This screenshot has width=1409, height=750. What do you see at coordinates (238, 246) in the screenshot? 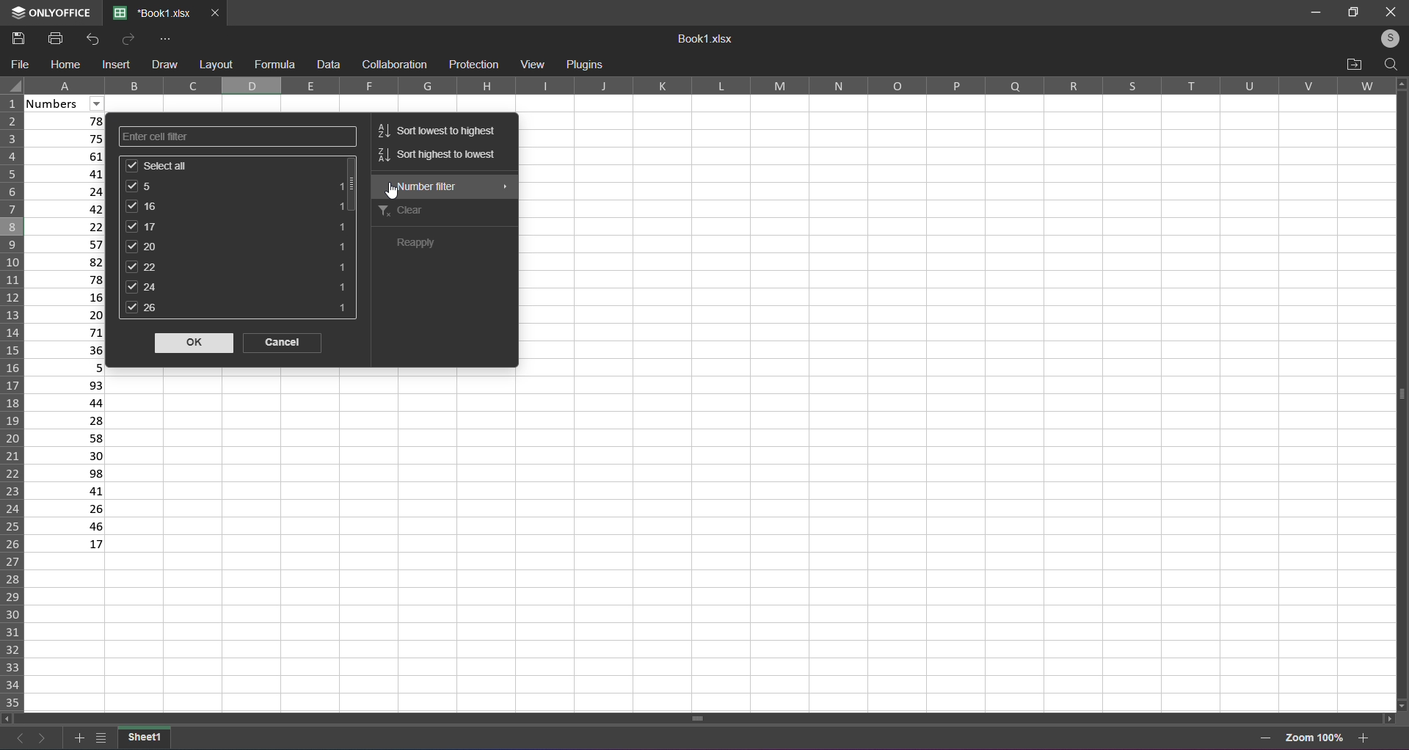
I see `20` at bounding box center [238, 246].